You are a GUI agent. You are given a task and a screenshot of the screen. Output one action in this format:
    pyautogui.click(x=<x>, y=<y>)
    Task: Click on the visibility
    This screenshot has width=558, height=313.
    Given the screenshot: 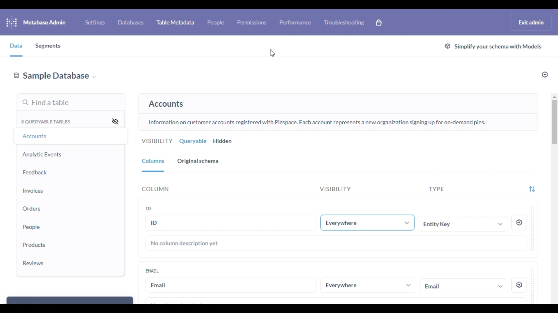 What is the action you would take?
    pyautogui.click(x=335, y=189)
    